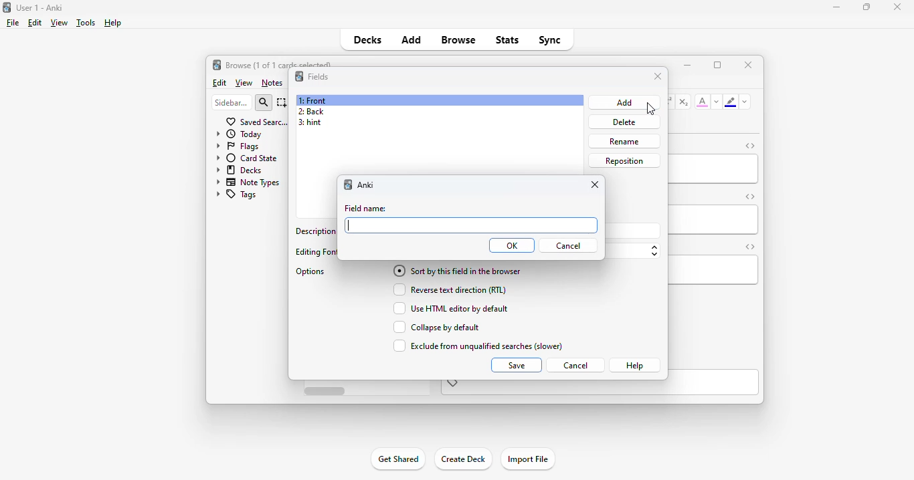  Describe the element at coordinates (436, 327) in the screenshot. I see `collapse by default` at that location.